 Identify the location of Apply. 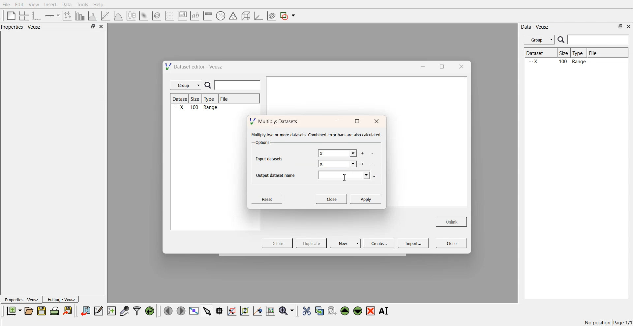
(366, 199).